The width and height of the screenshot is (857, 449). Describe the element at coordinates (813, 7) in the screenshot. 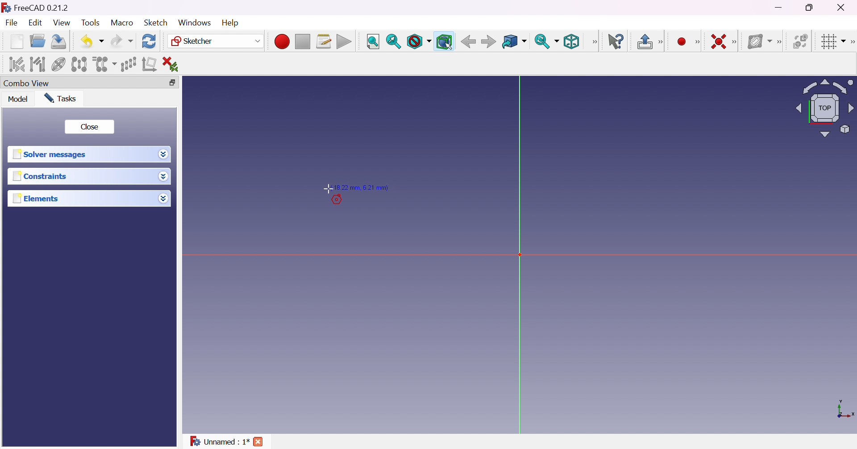

I see `Restore down` at that location.